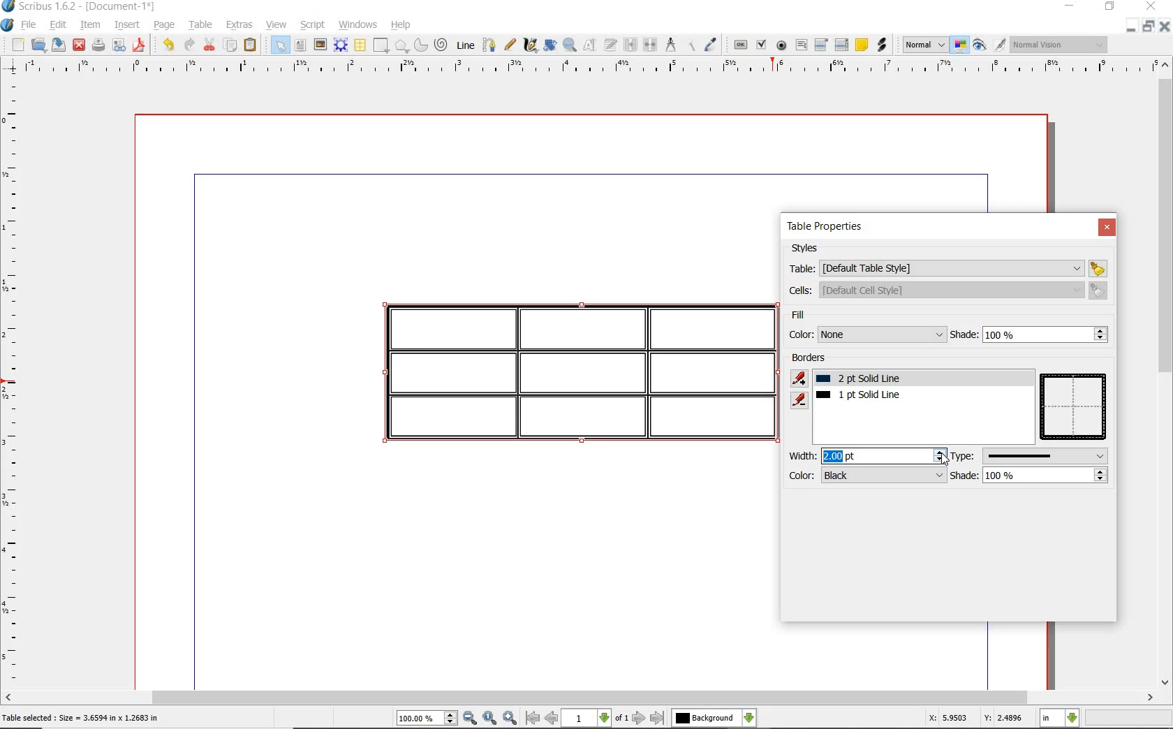 The height and width of the screenshot is (729, 1173). What do you see at coordinates (630, 45) in the screenshot?
I see `link text frame` at bounding box center [630, 45].